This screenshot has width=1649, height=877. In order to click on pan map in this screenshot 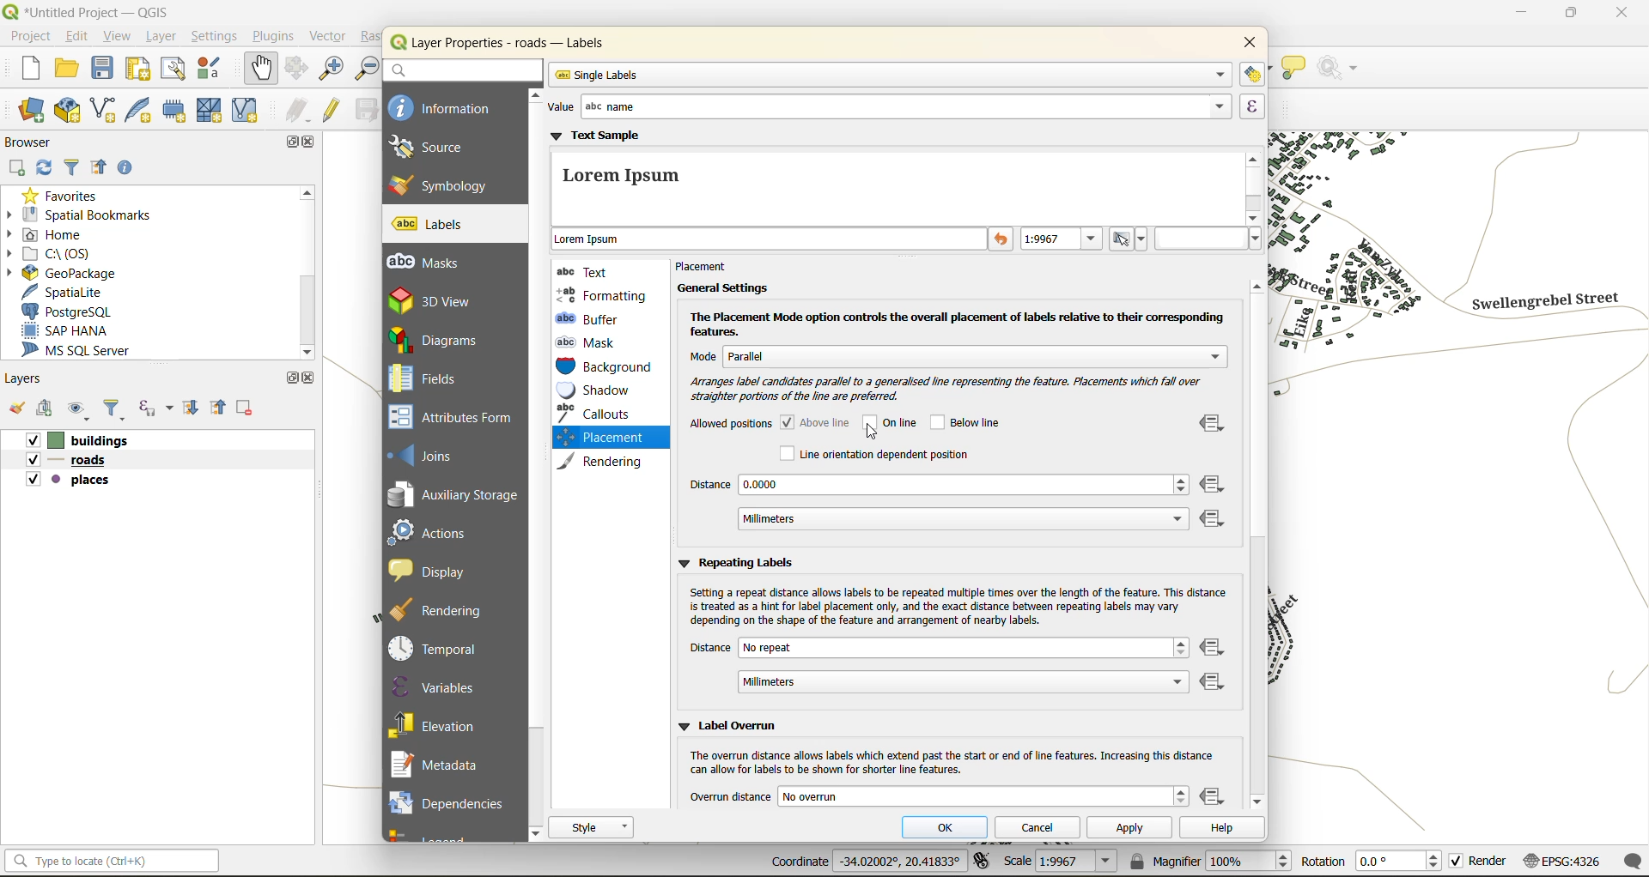, I will do `click(258, 69)`.